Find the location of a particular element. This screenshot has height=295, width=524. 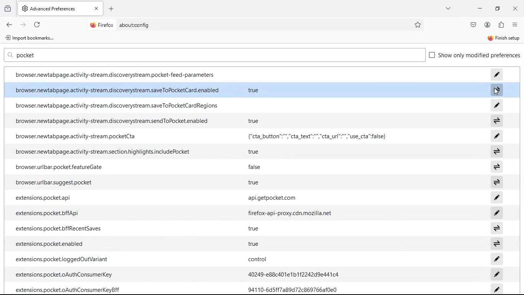

switch is located at coordinates (497, 166).